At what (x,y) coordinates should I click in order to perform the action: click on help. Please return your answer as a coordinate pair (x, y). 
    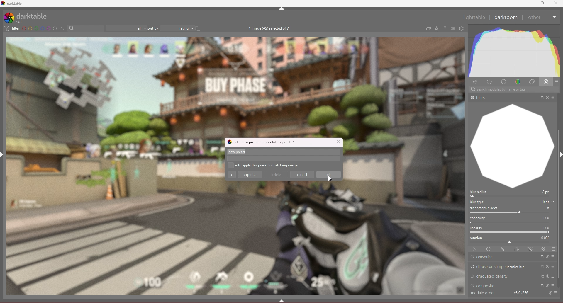
    Looking at the image, I should click on (445, 28).